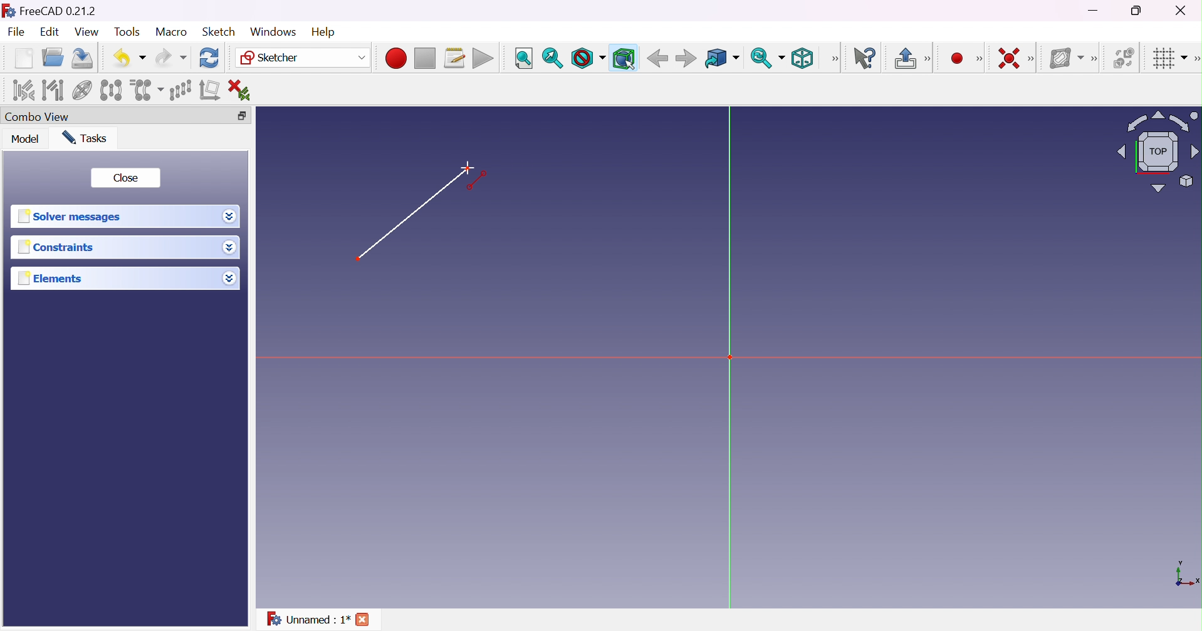 This screenshot has width=1202, height=631. What do you see at coordinates (229, 248) in the screenshot?
I see `Drop down` at bounding box center [229, 248].